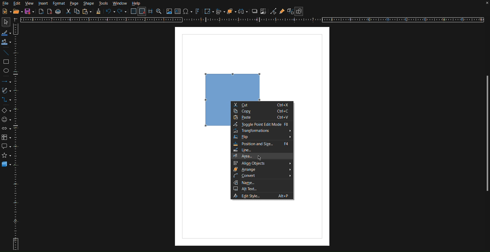 Image resolution: width=490 pixels, height=252 pixels. Describe the element at coordinates (262, 105) in the screenshot. I see `Cut` at that location.